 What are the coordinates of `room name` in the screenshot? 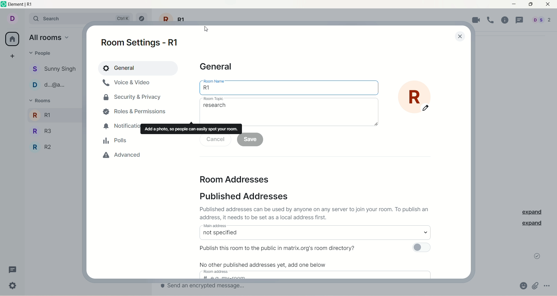 It's located at (287, 86).